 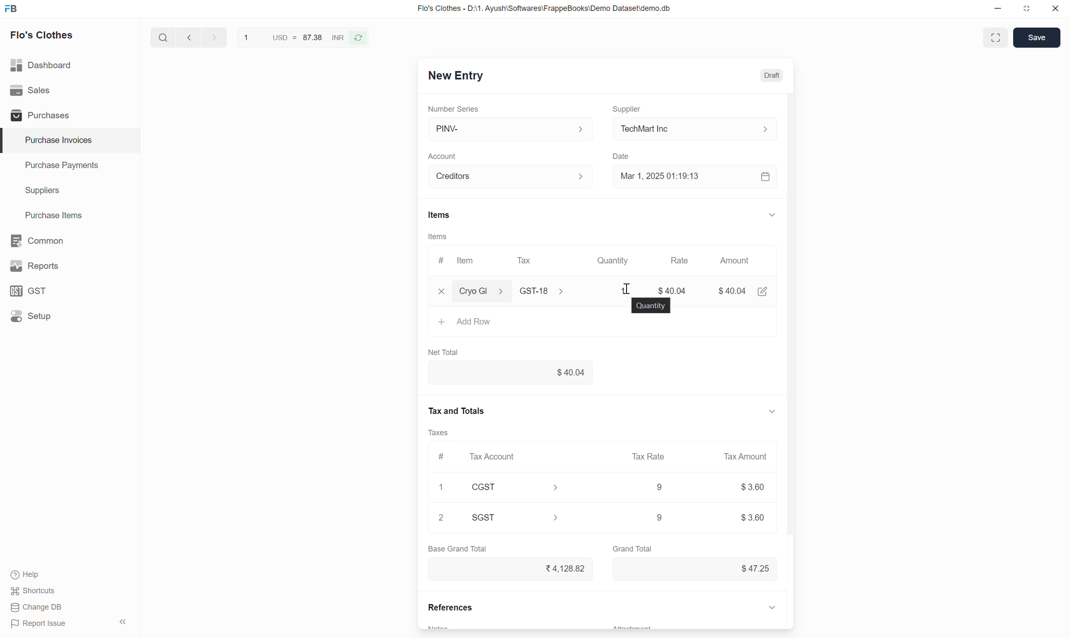 I want to click on edit, so click(x=764, y=292).